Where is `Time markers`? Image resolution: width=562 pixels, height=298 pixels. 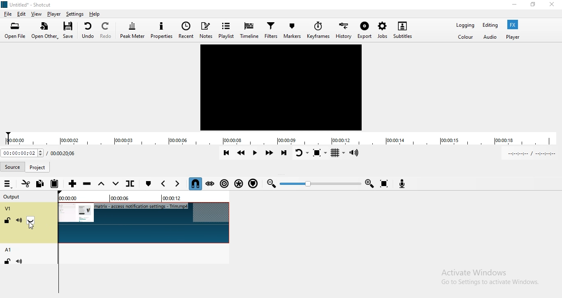
Time markers is located at coordinates (140, 198).